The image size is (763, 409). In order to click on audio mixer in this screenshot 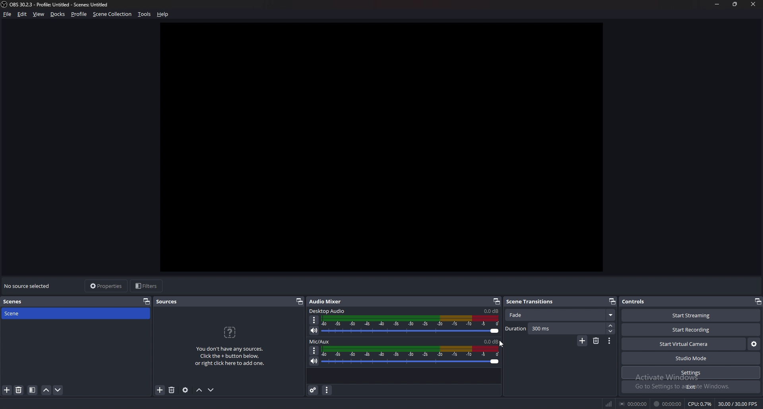, I will do `click(327, 301)`.